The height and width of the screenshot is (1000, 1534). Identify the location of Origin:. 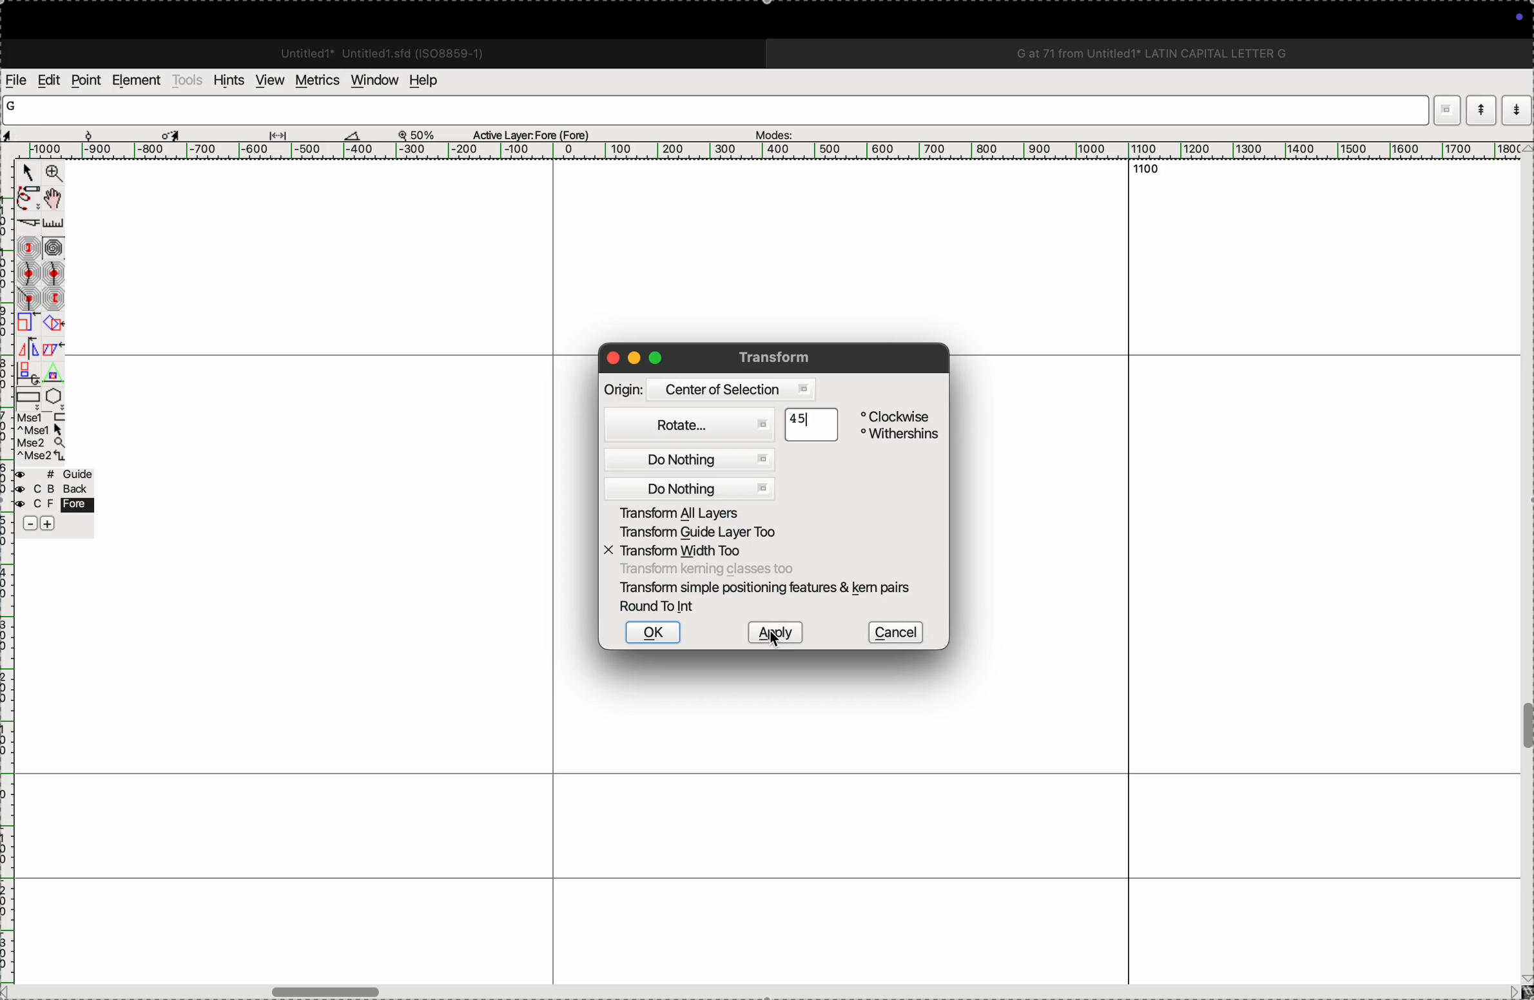
(625, 392).